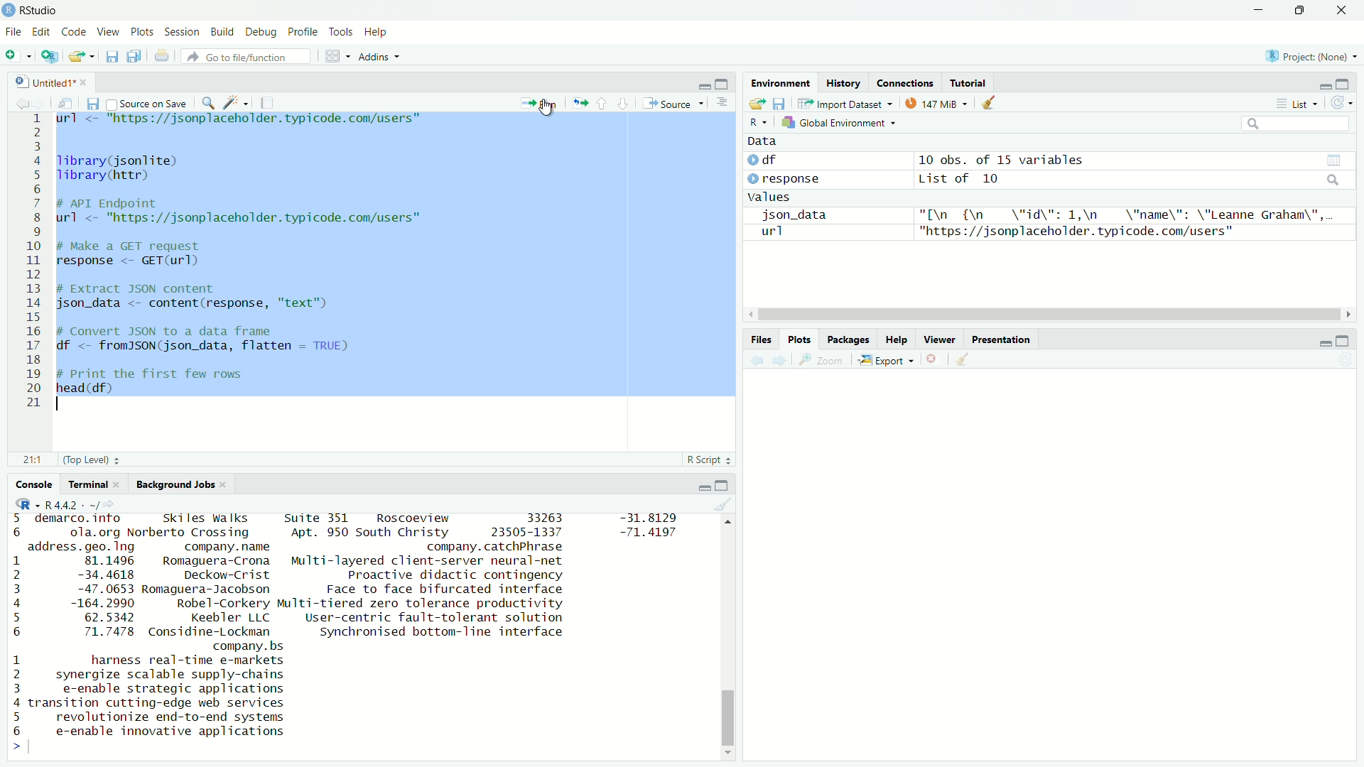 This screenshot has height=767, width=1364. What do you see at coordinates (1127, 215) in the screenshot?
I see `"I\n {\n \"id\": 1,\n \"name\": \"Leanne Graham\",..` at bounding box center [1127, 215].